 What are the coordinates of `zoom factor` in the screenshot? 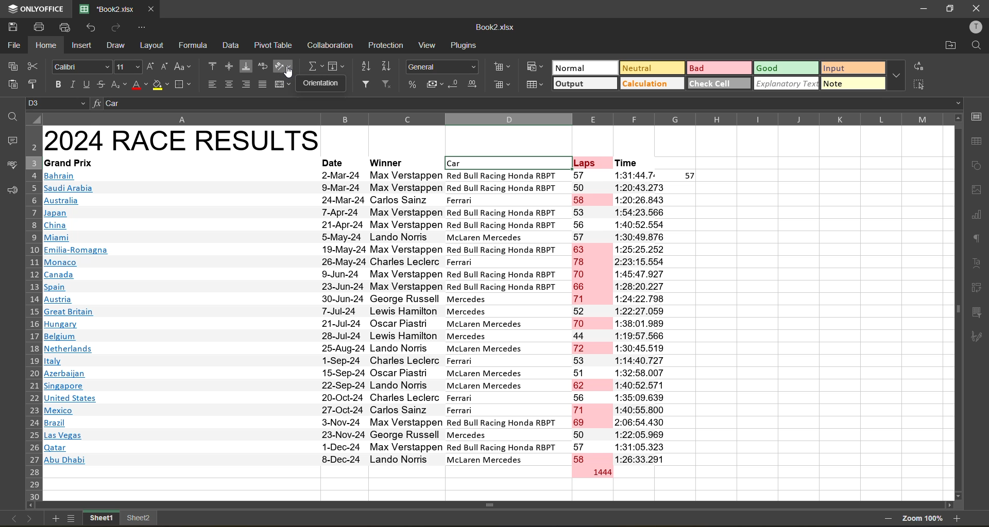 It's located at (923, 518).